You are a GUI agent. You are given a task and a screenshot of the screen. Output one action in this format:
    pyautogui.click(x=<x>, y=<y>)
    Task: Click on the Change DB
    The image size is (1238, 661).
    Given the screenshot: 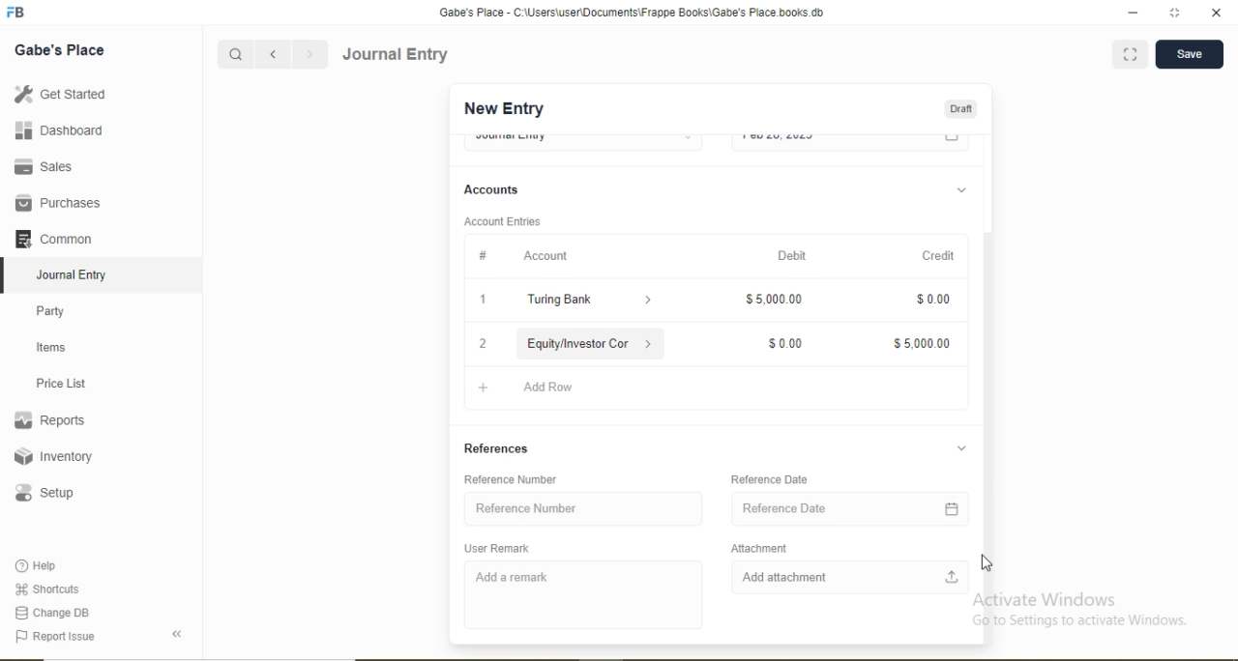 What is the action you would take?
    pyautogui.click(x=50, y=614)
    